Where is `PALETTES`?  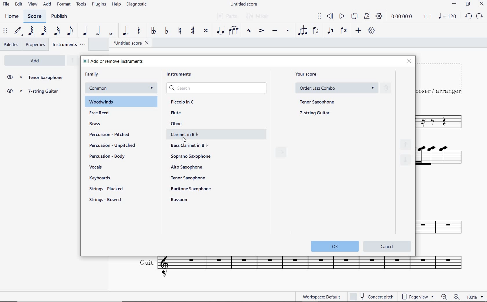
PALETTES is located at coordinates (11, 44).